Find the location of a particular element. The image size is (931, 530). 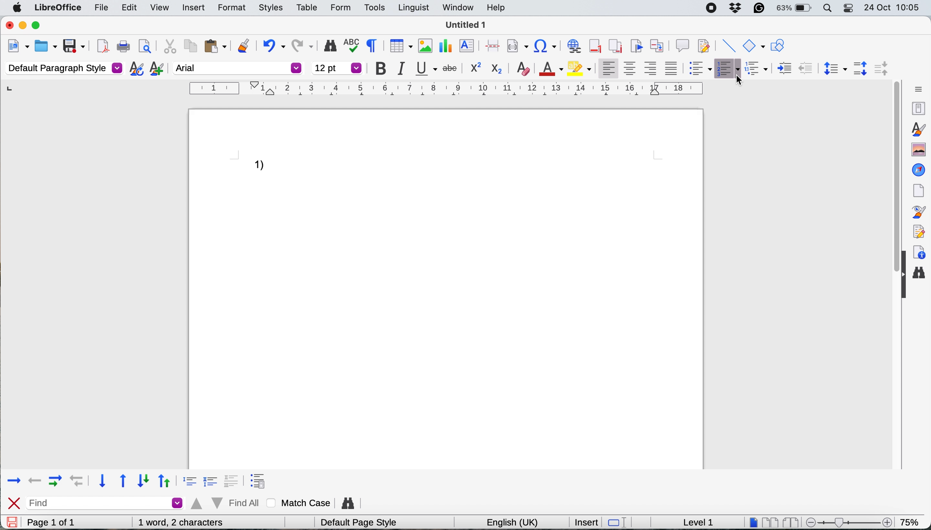

increase indent is located at coordinates (806, 67).